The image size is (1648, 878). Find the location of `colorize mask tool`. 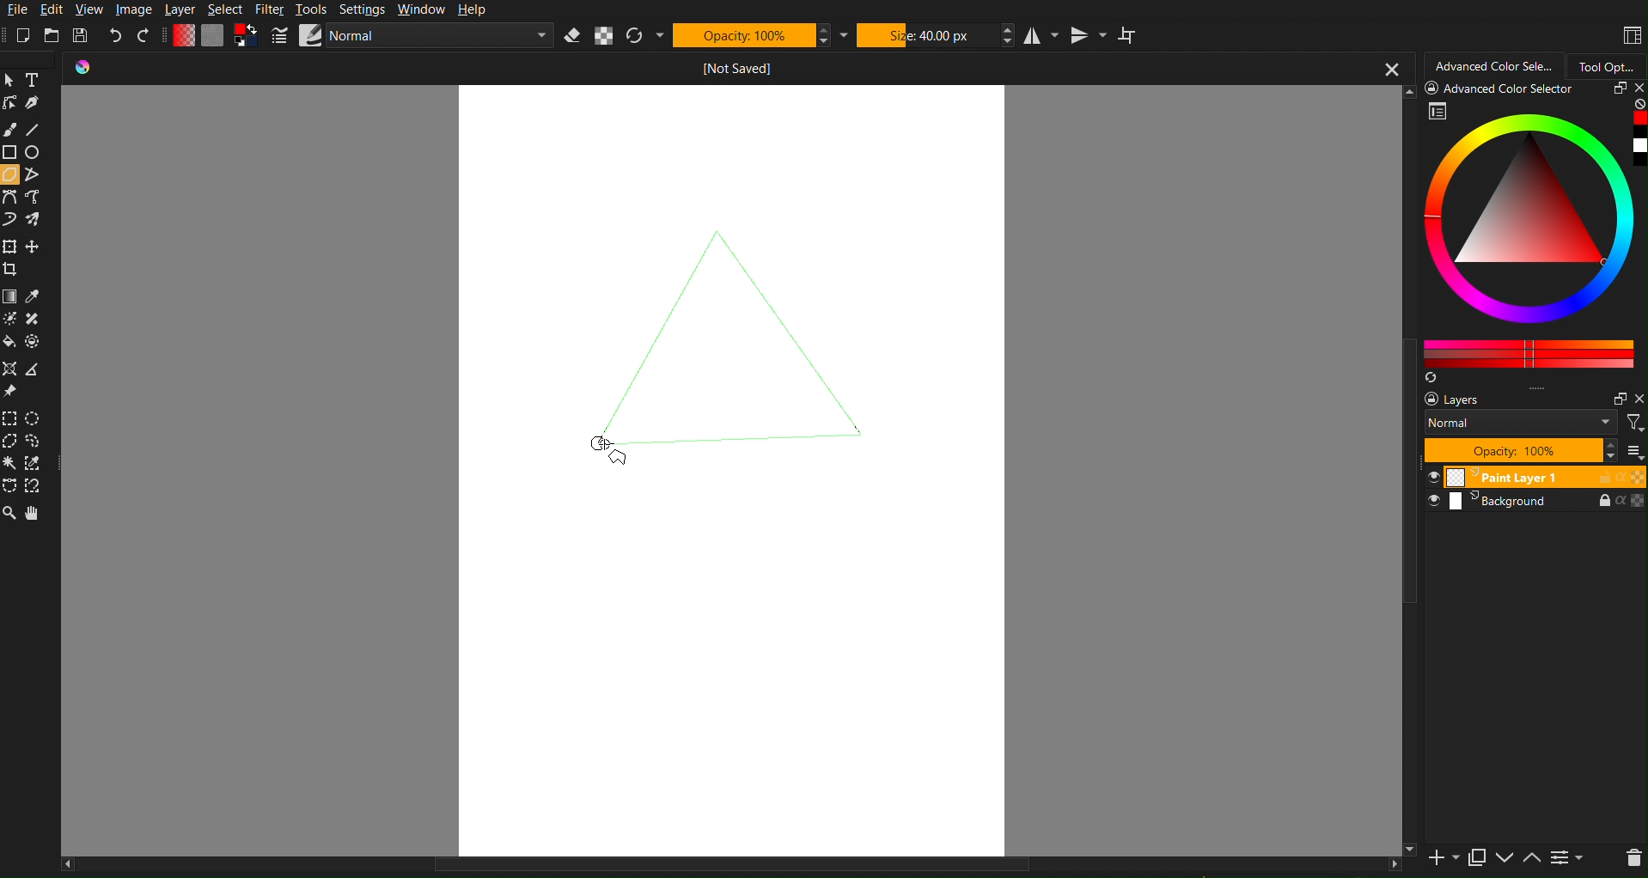

colorize mask tool is located at coordinates (13, 320).